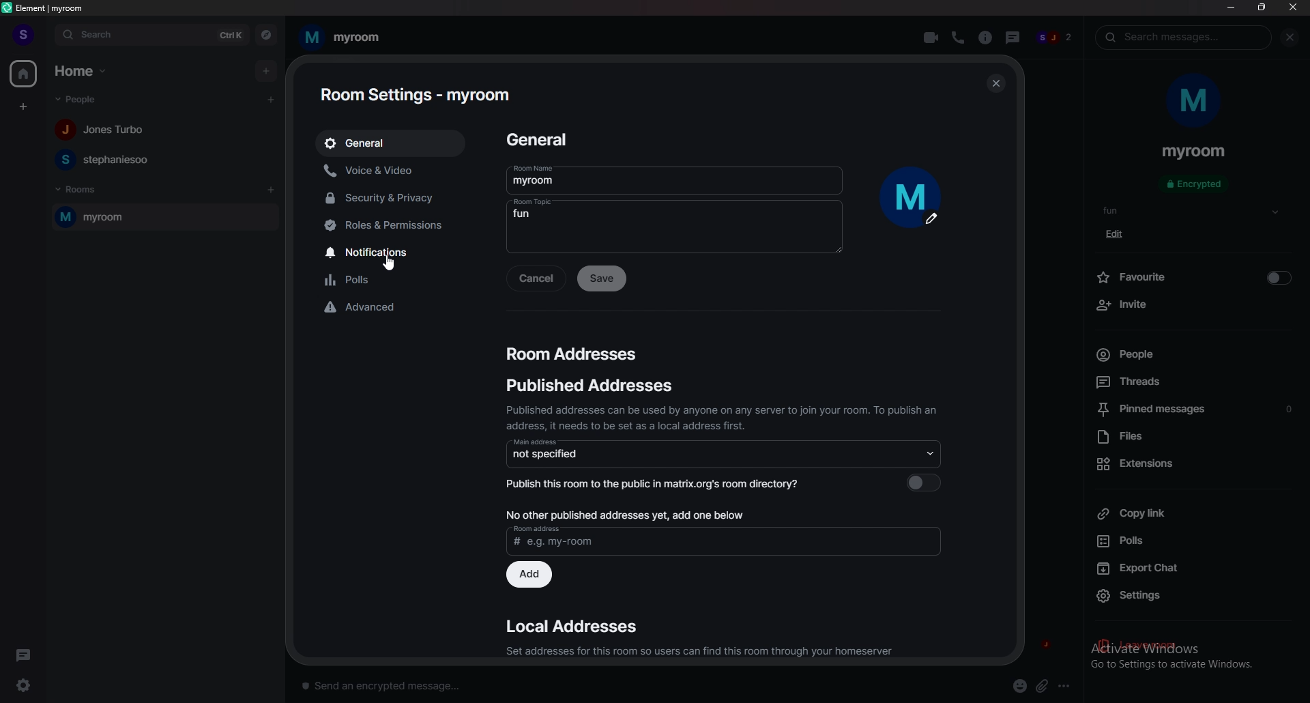 The height and width of the screenshot is (703, 1310). I want to click on add, so click(532, 575).